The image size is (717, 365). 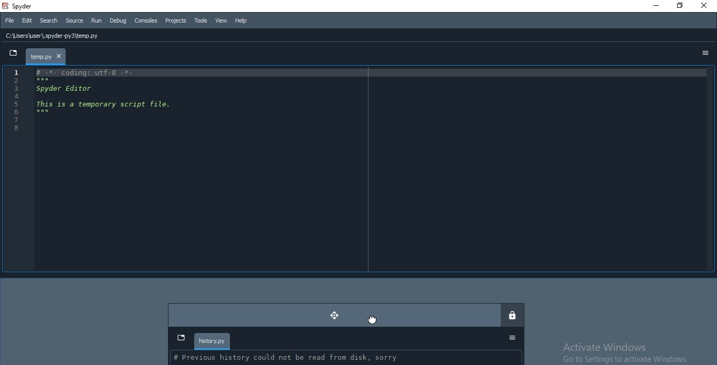 I want to click on Options, so click(x=511, y=339).